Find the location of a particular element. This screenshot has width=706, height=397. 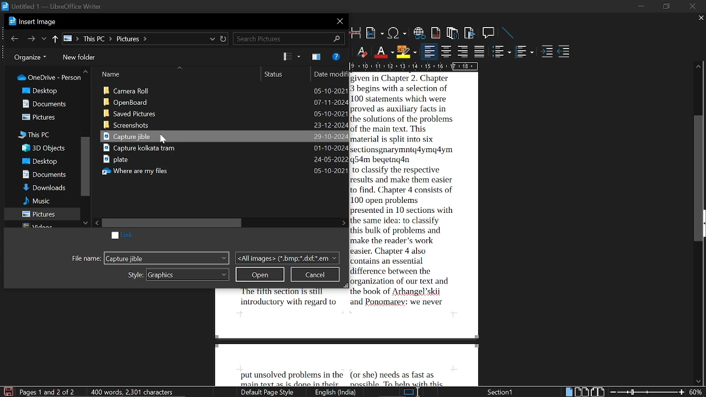

help is located at coordinates (335, 57).